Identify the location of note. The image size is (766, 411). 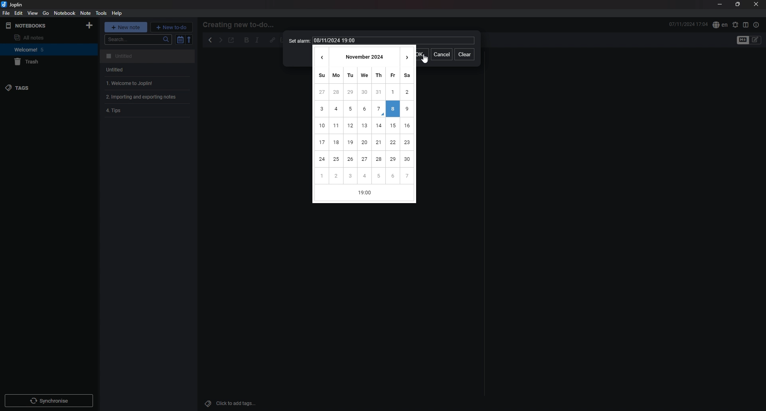
(148, 83).